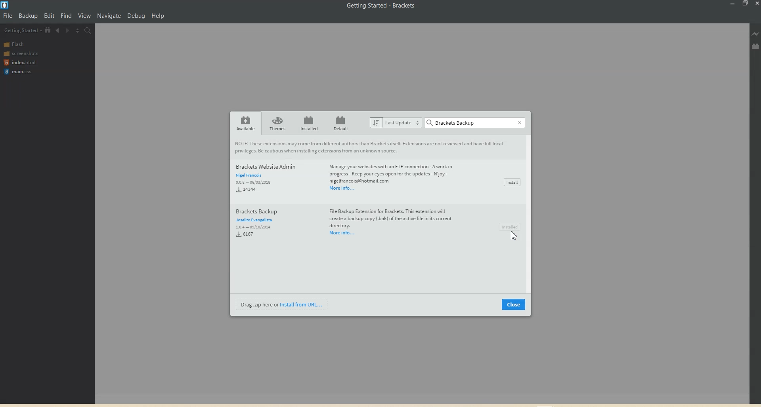 This screenshot has width=761, height=407. I want to click on Edit, so click(51, 14).